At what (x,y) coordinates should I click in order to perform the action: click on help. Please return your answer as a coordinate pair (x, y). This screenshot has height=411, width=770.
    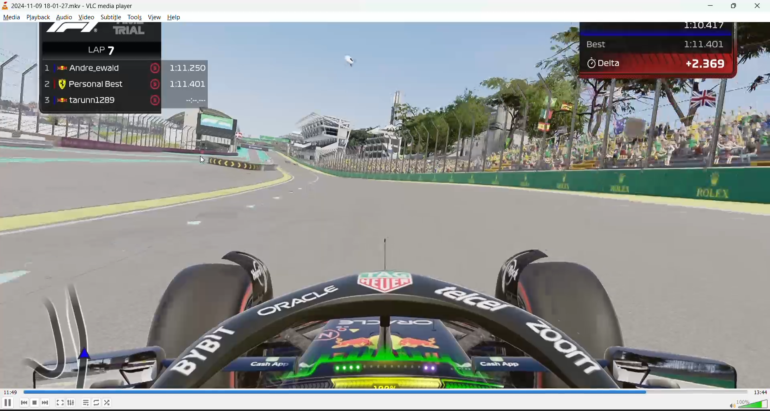
    Looking at the image, I should click on (173, 18).